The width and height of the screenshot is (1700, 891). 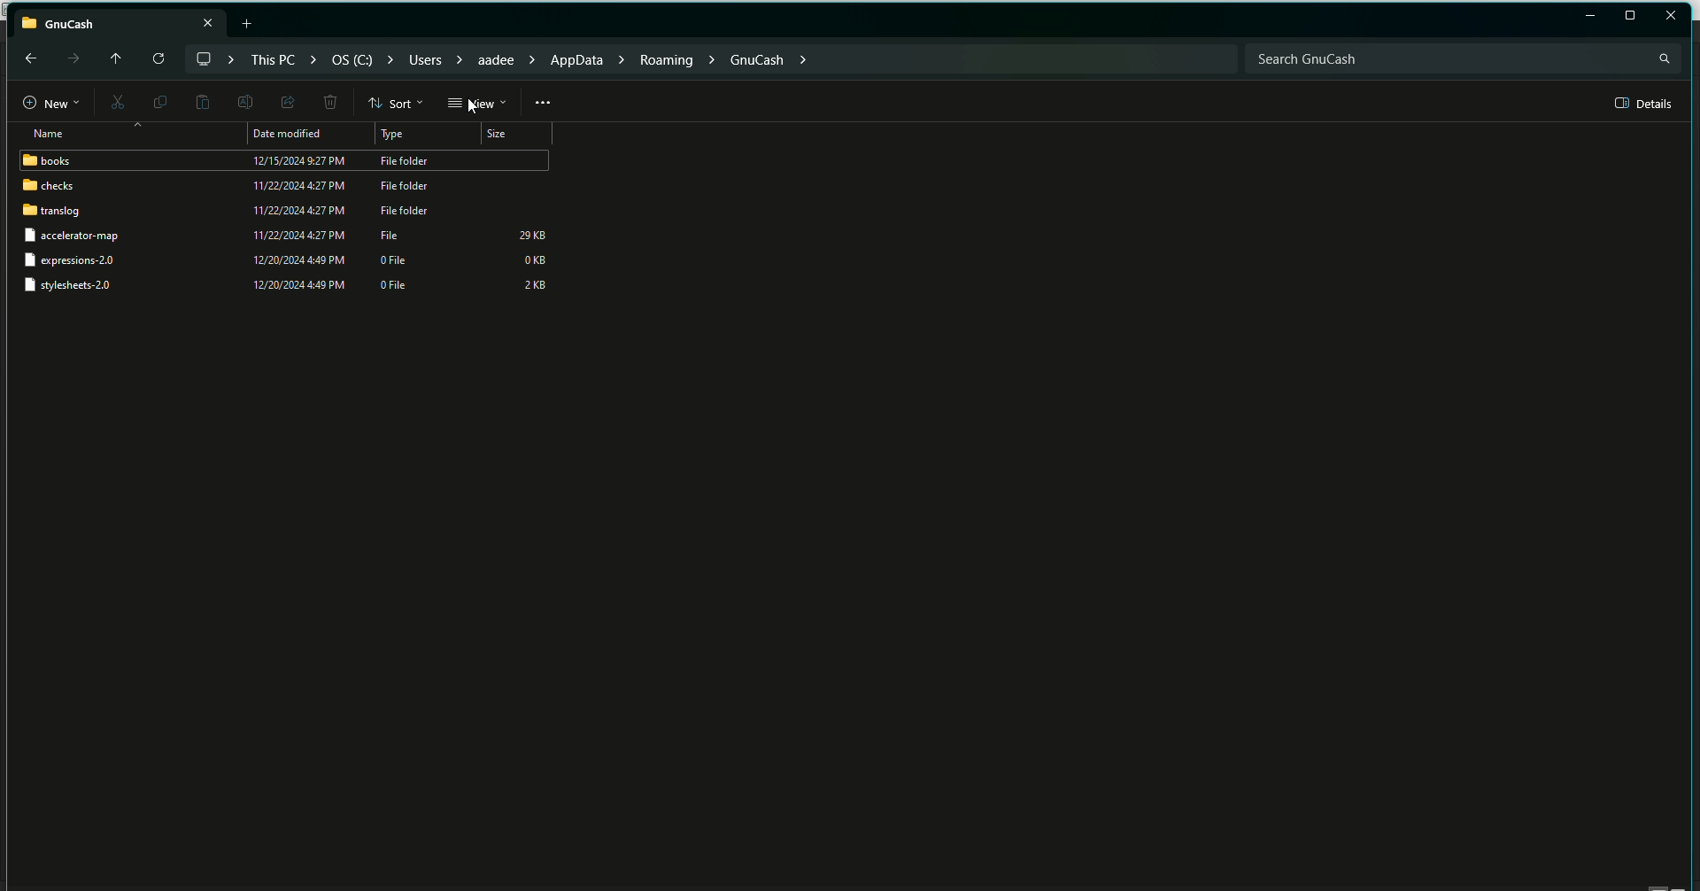 I want to click on Refresh, so click(x=157, y=59).